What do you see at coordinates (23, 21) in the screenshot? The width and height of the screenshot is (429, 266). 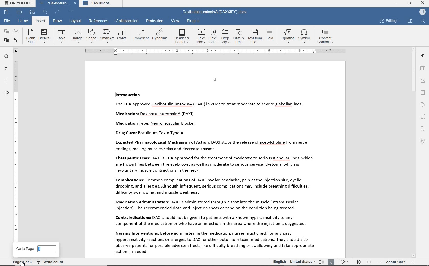 I see `home` at bounding box center [23, 21].